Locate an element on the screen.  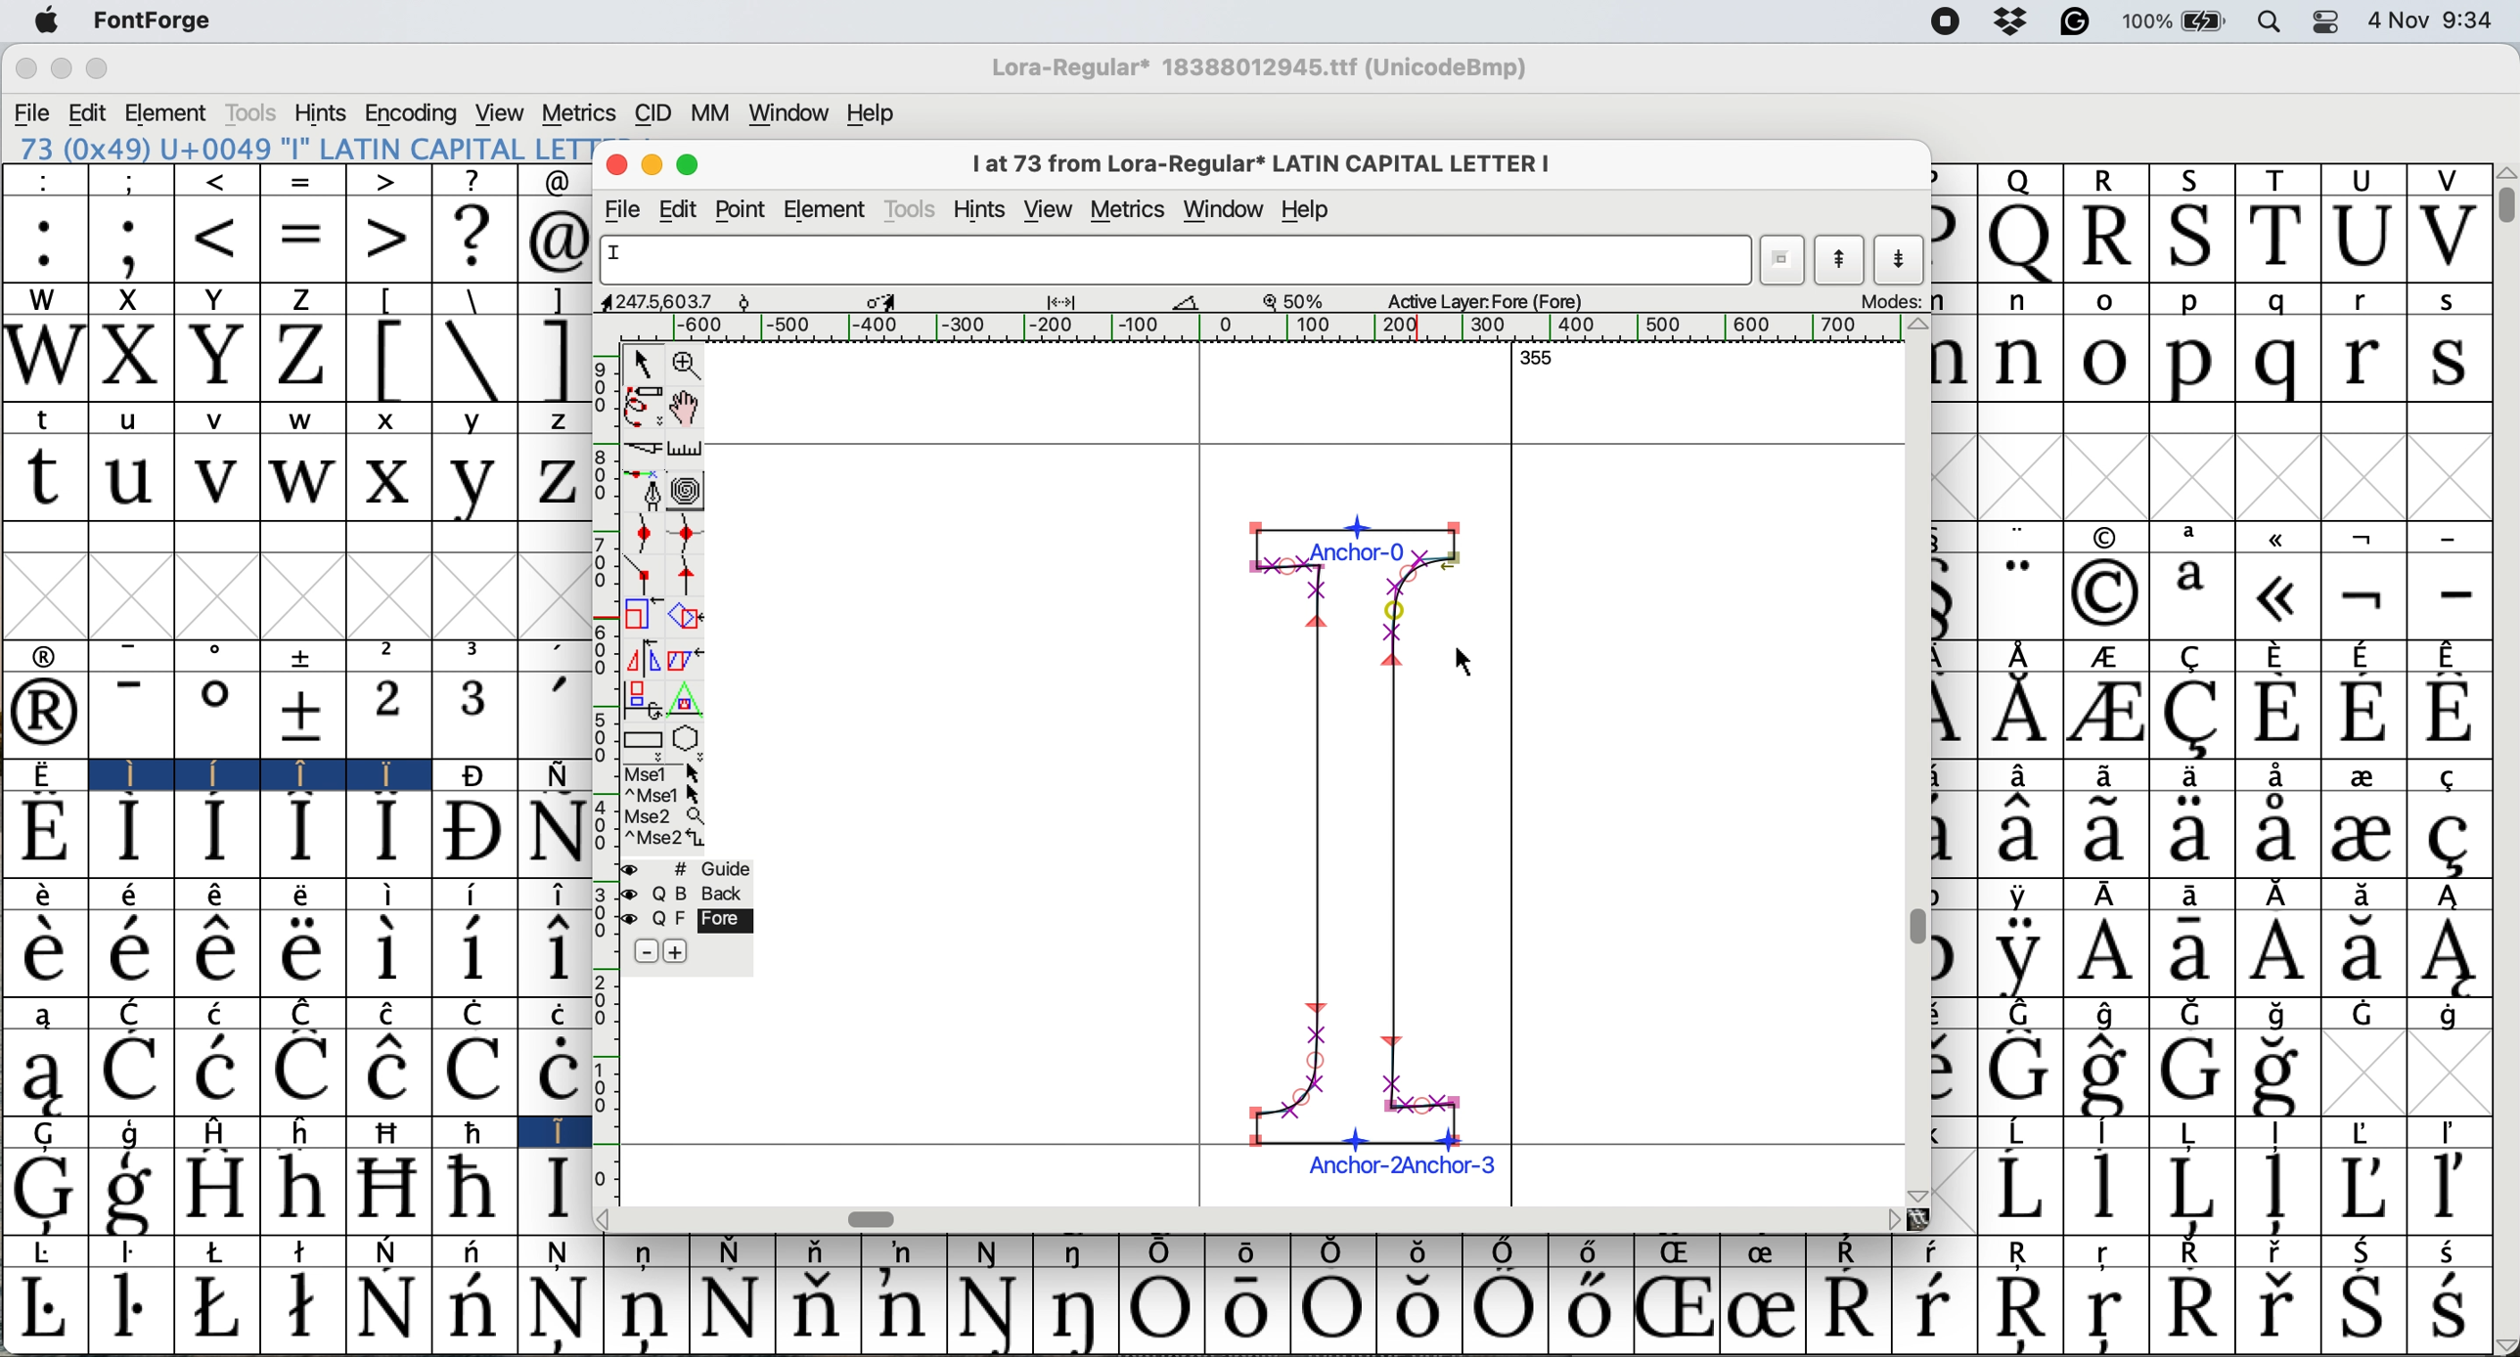
Symbol is located at coordinates (733, 1310).